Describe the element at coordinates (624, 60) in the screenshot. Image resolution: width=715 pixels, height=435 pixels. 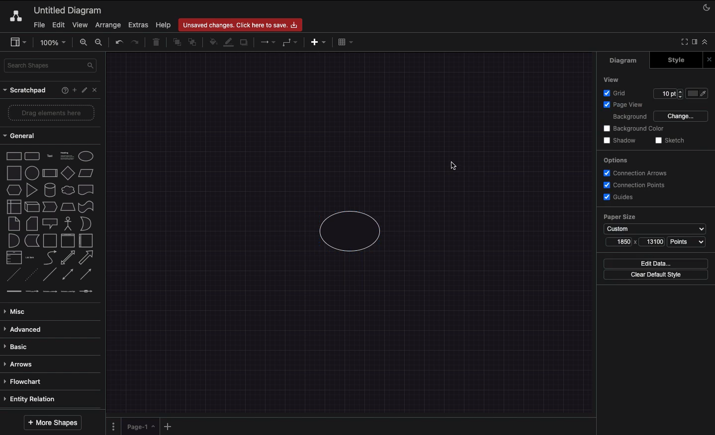
I see `Diagram` at that location.